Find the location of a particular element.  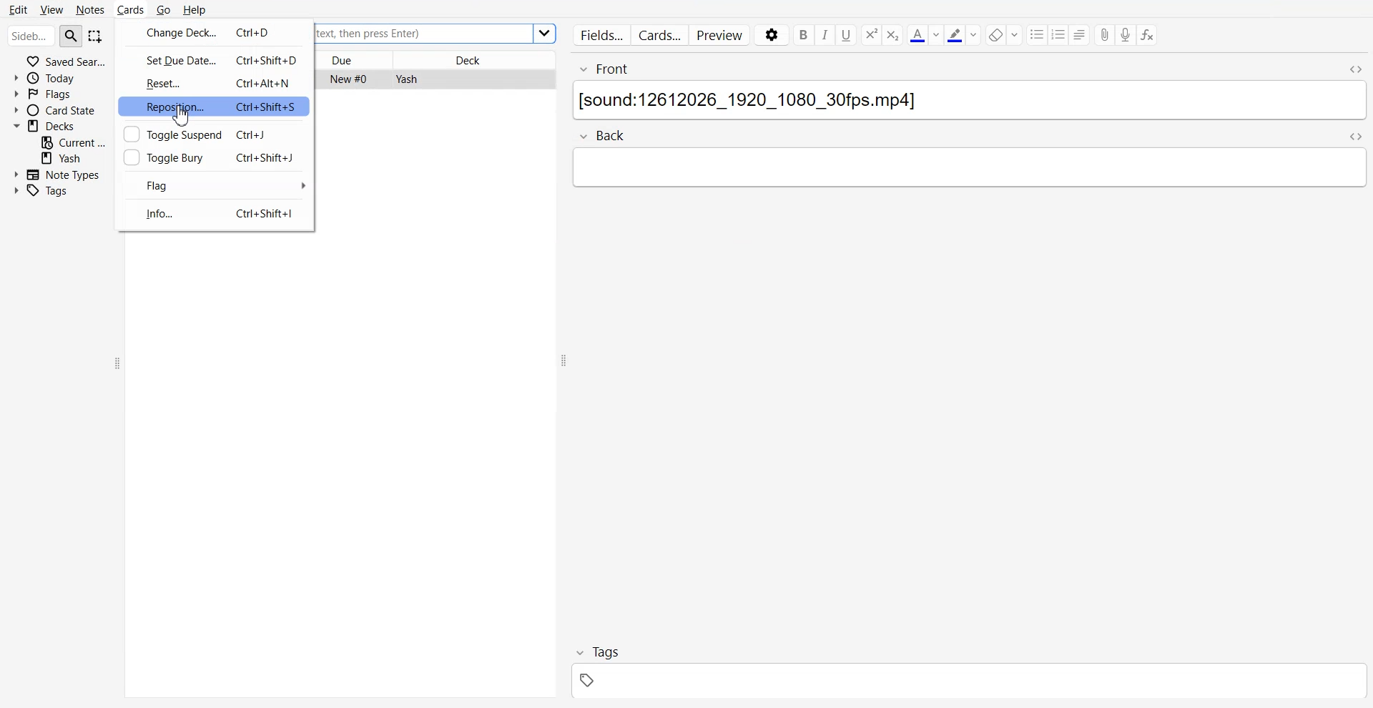

Search Bar is located at coordinates (424, 34).